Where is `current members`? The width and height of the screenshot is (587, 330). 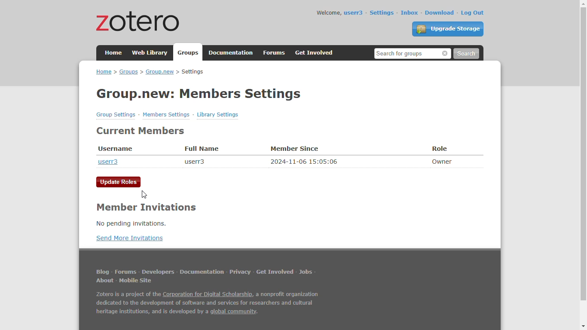
current members is located at coordinates (141, 131).